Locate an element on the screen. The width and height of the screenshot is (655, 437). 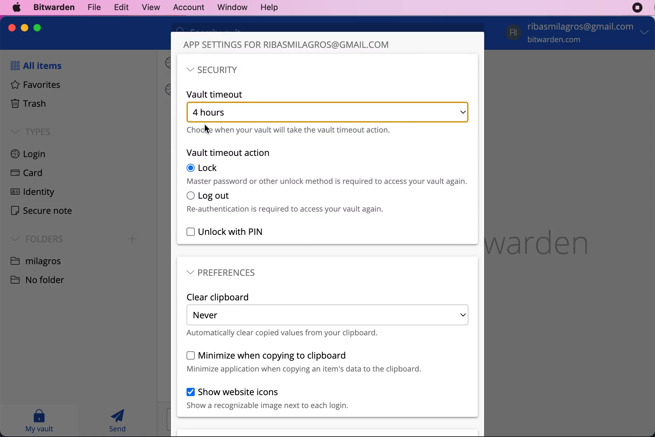
Cursor is located at coordinates (207, 129).